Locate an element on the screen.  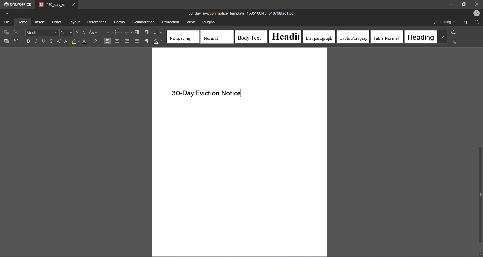
minimize is located at coordinates (452, 4).